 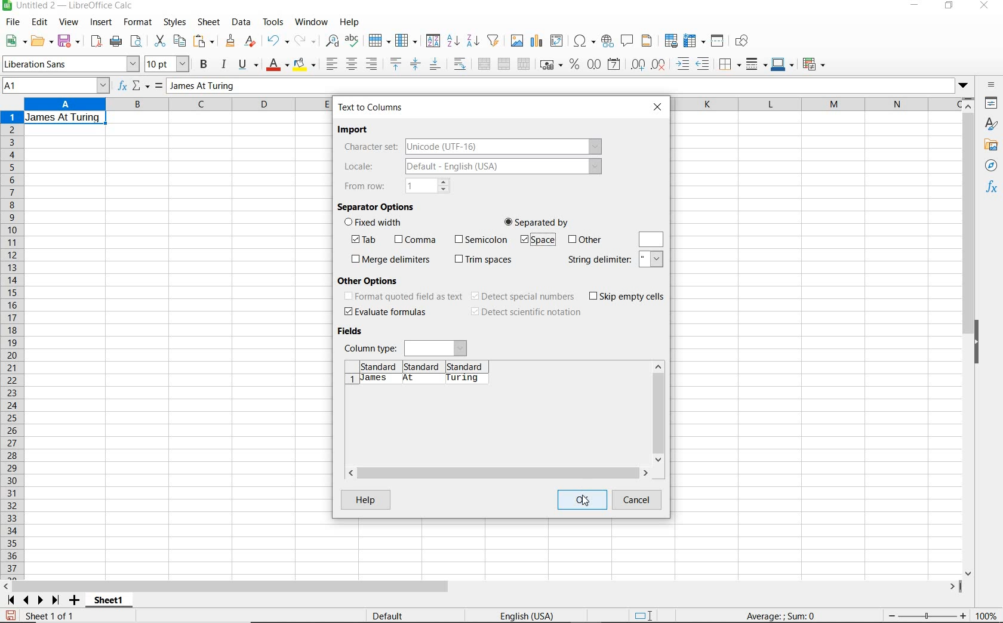 What do you see at coordinates (637, 501) in the screenshot?
I see `Cancel` at bounding box center [637, 501].